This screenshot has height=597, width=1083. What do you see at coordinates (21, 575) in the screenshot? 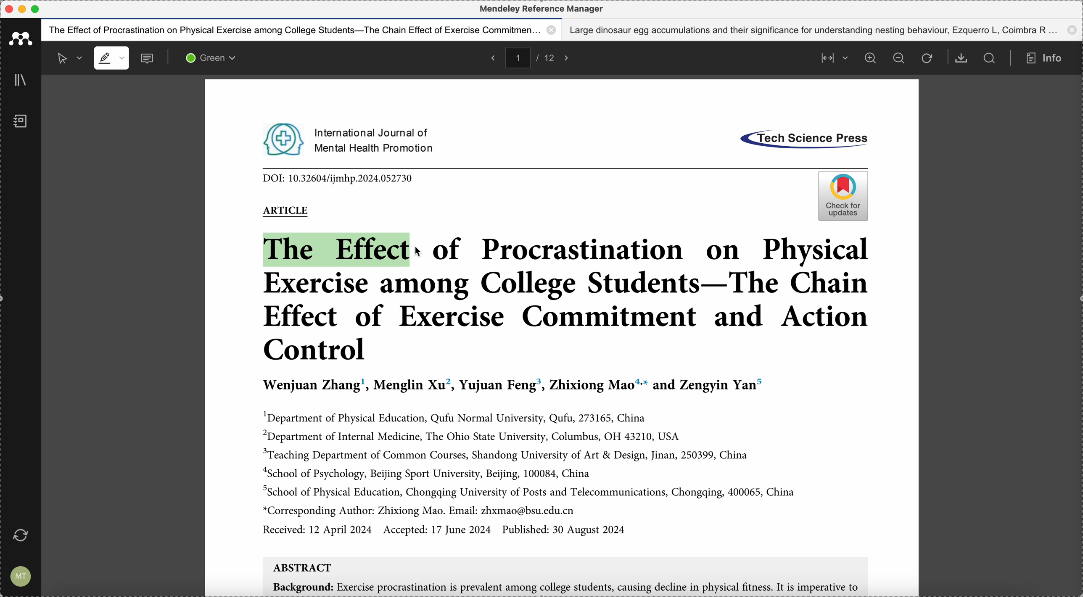
I see `account settings` at bounding box center [21, 575].